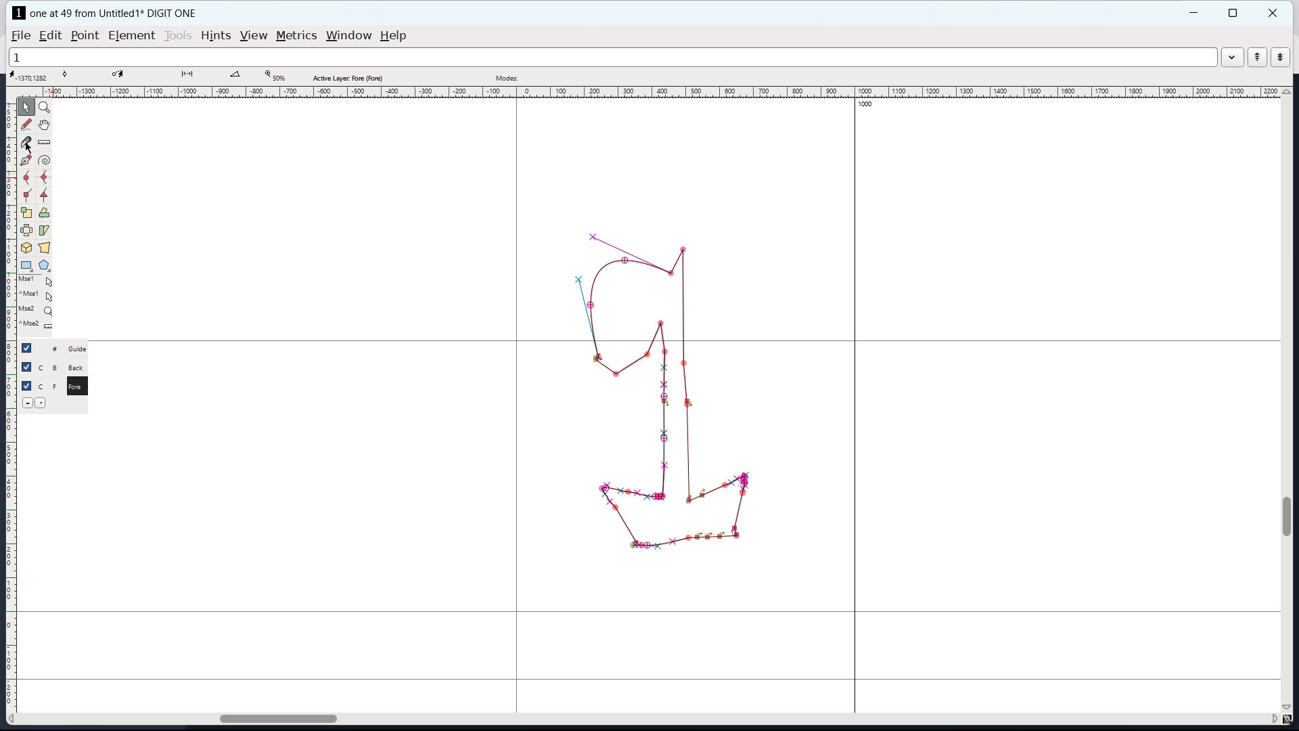 The width and height of the screenshot is (1299, 731). What do you see at coordinates (1195, 13) in the screenshot?
I see `minimize` at bounding box center [1195, 13].